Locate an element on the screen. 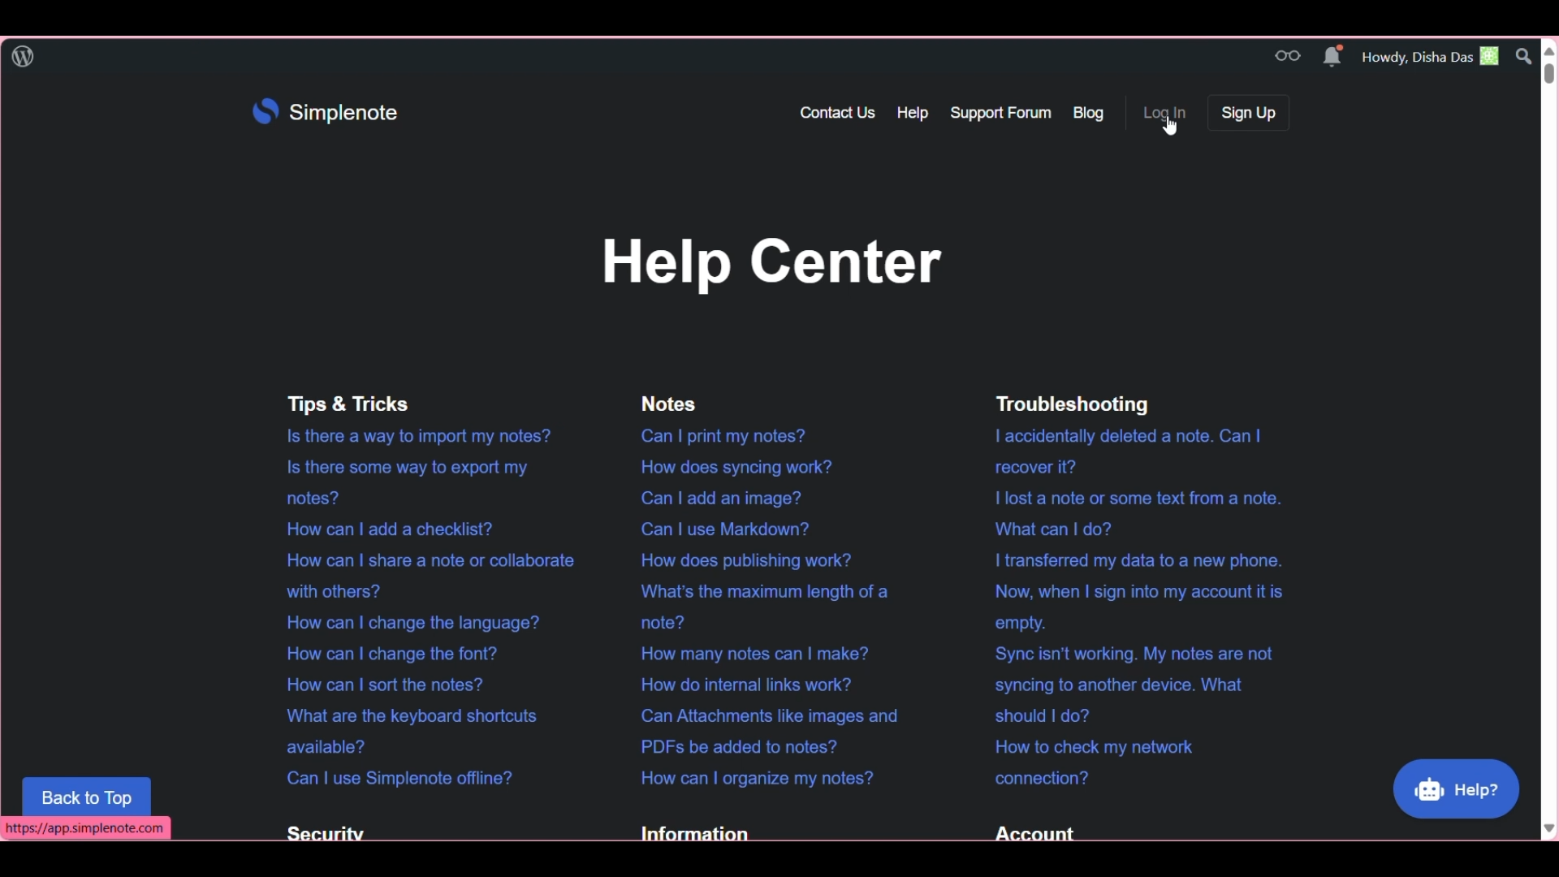 Image resolution: width=1559 pixels, height=877 pixels. Sync isn’t working. My notes are not syncing to another device. What should | do? is located at coordinates (1131, 685).